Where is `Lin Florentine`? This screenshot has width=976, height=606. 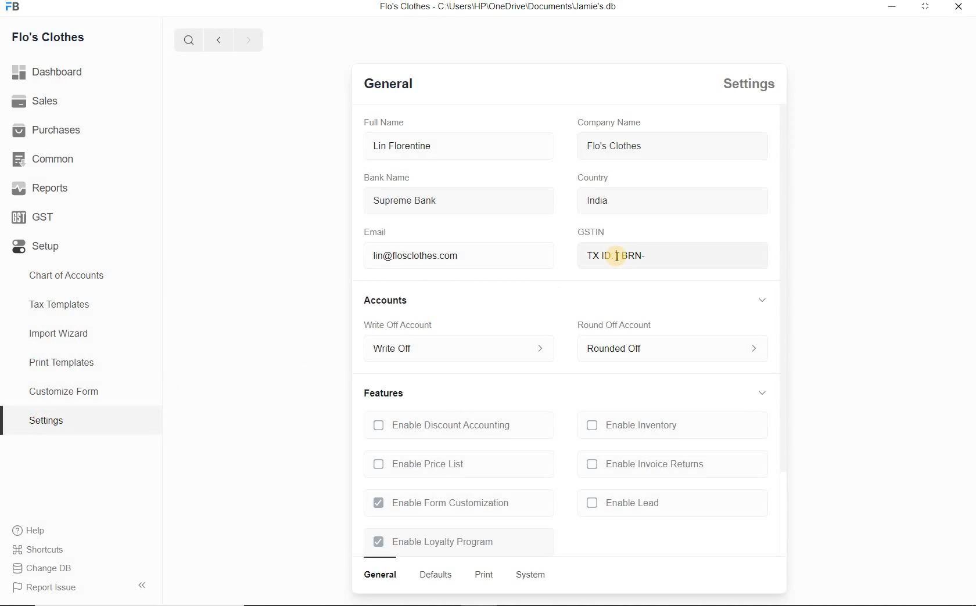 Lin Florentine is located at coordinates (451, 146).